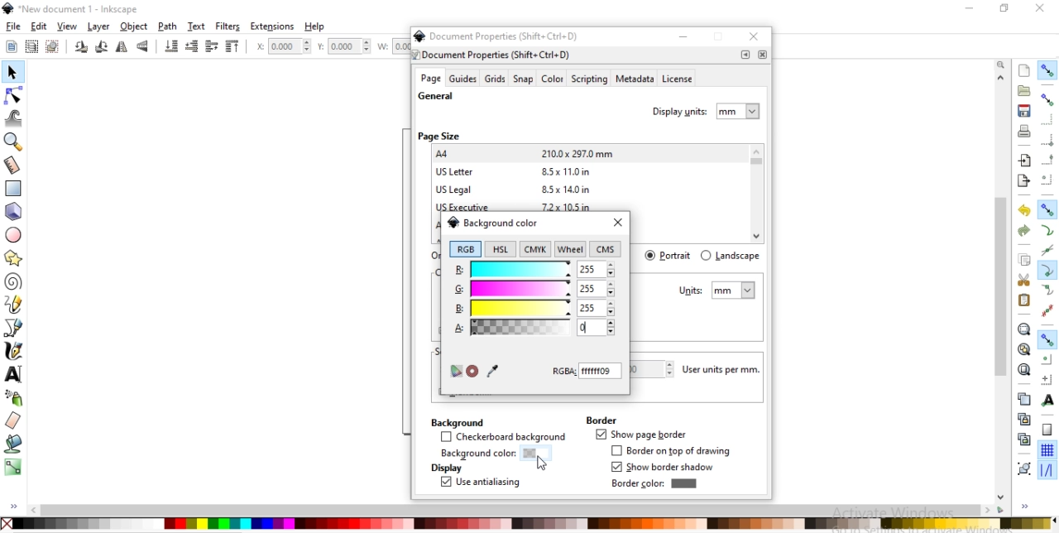 The height and width of the screenshot is (533, 1059). I want to click on color managed, so click(455, 372).